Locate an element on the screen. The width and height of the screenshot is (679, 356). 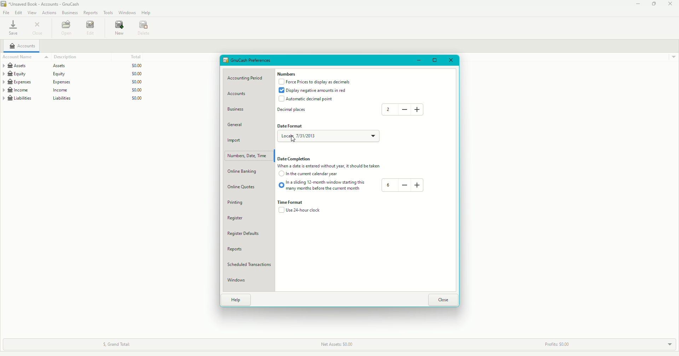
Force Prices is located at coordinates (317, 82).